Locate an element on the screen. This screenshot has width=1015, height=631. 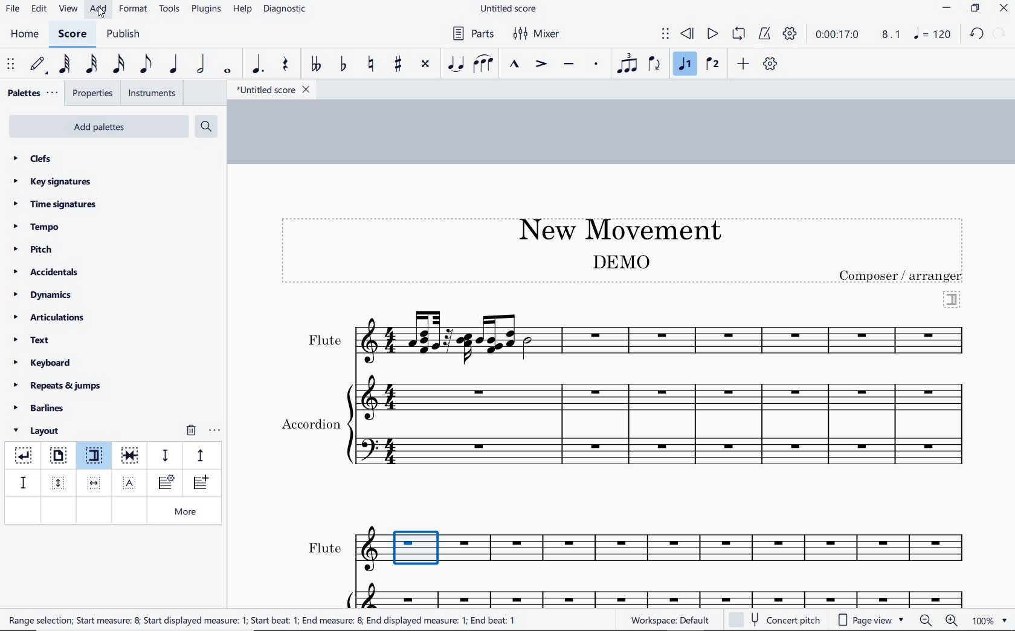
redo is located at coordinates (1000, 33).